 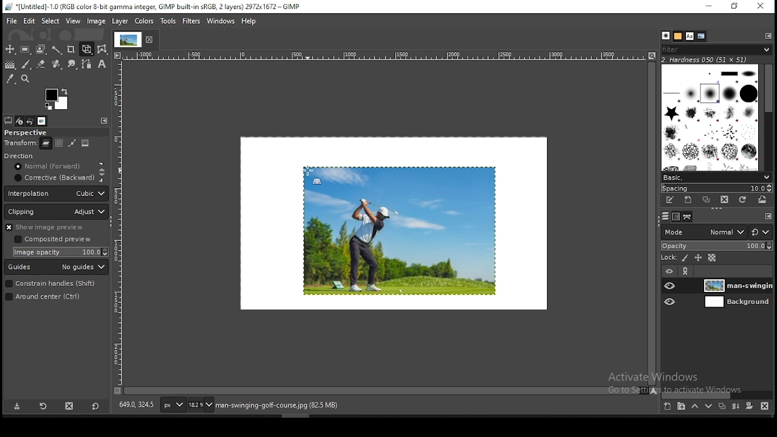 What do you see at coordinates (716, 188) in the screenshot?
I see `spacing` at bounding box center [716, 188].